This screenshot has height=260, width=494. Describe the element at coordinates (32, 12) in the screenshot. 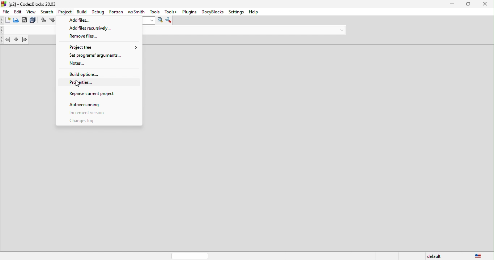

I see `view` at that location.